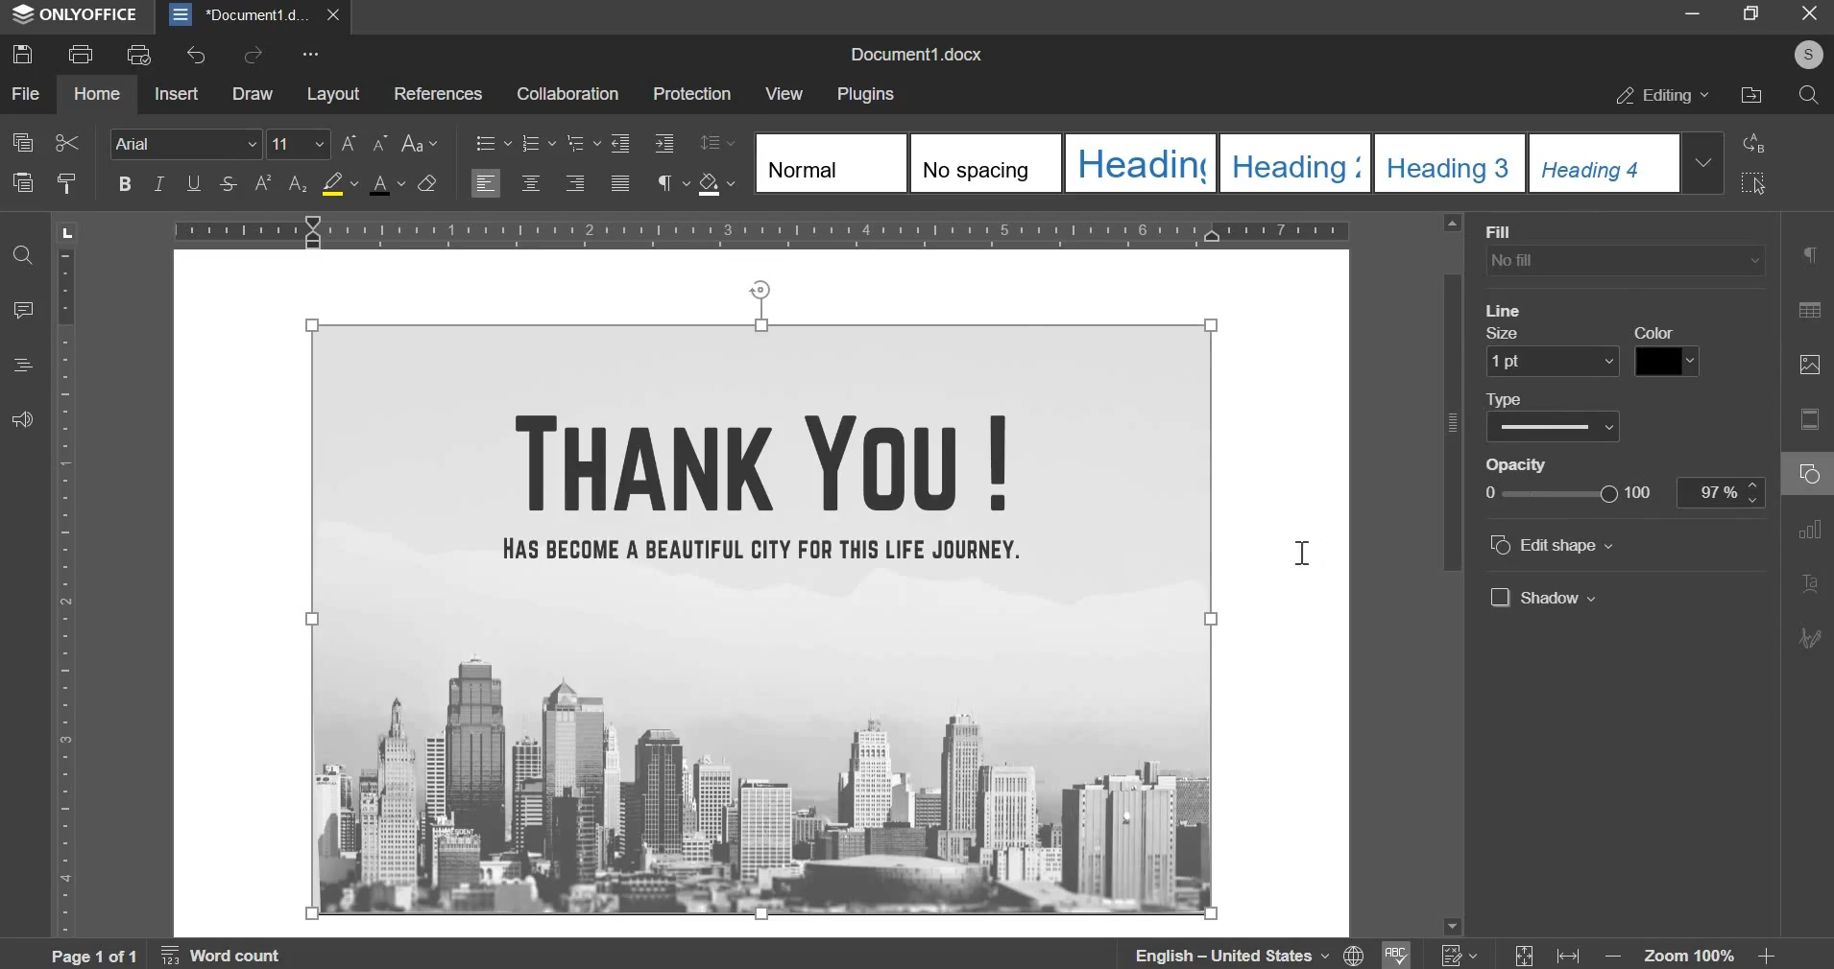 Image resolution: width=1834 pixels, height=969 pixels. I want to click on Document1.docx, so click(922, 51).